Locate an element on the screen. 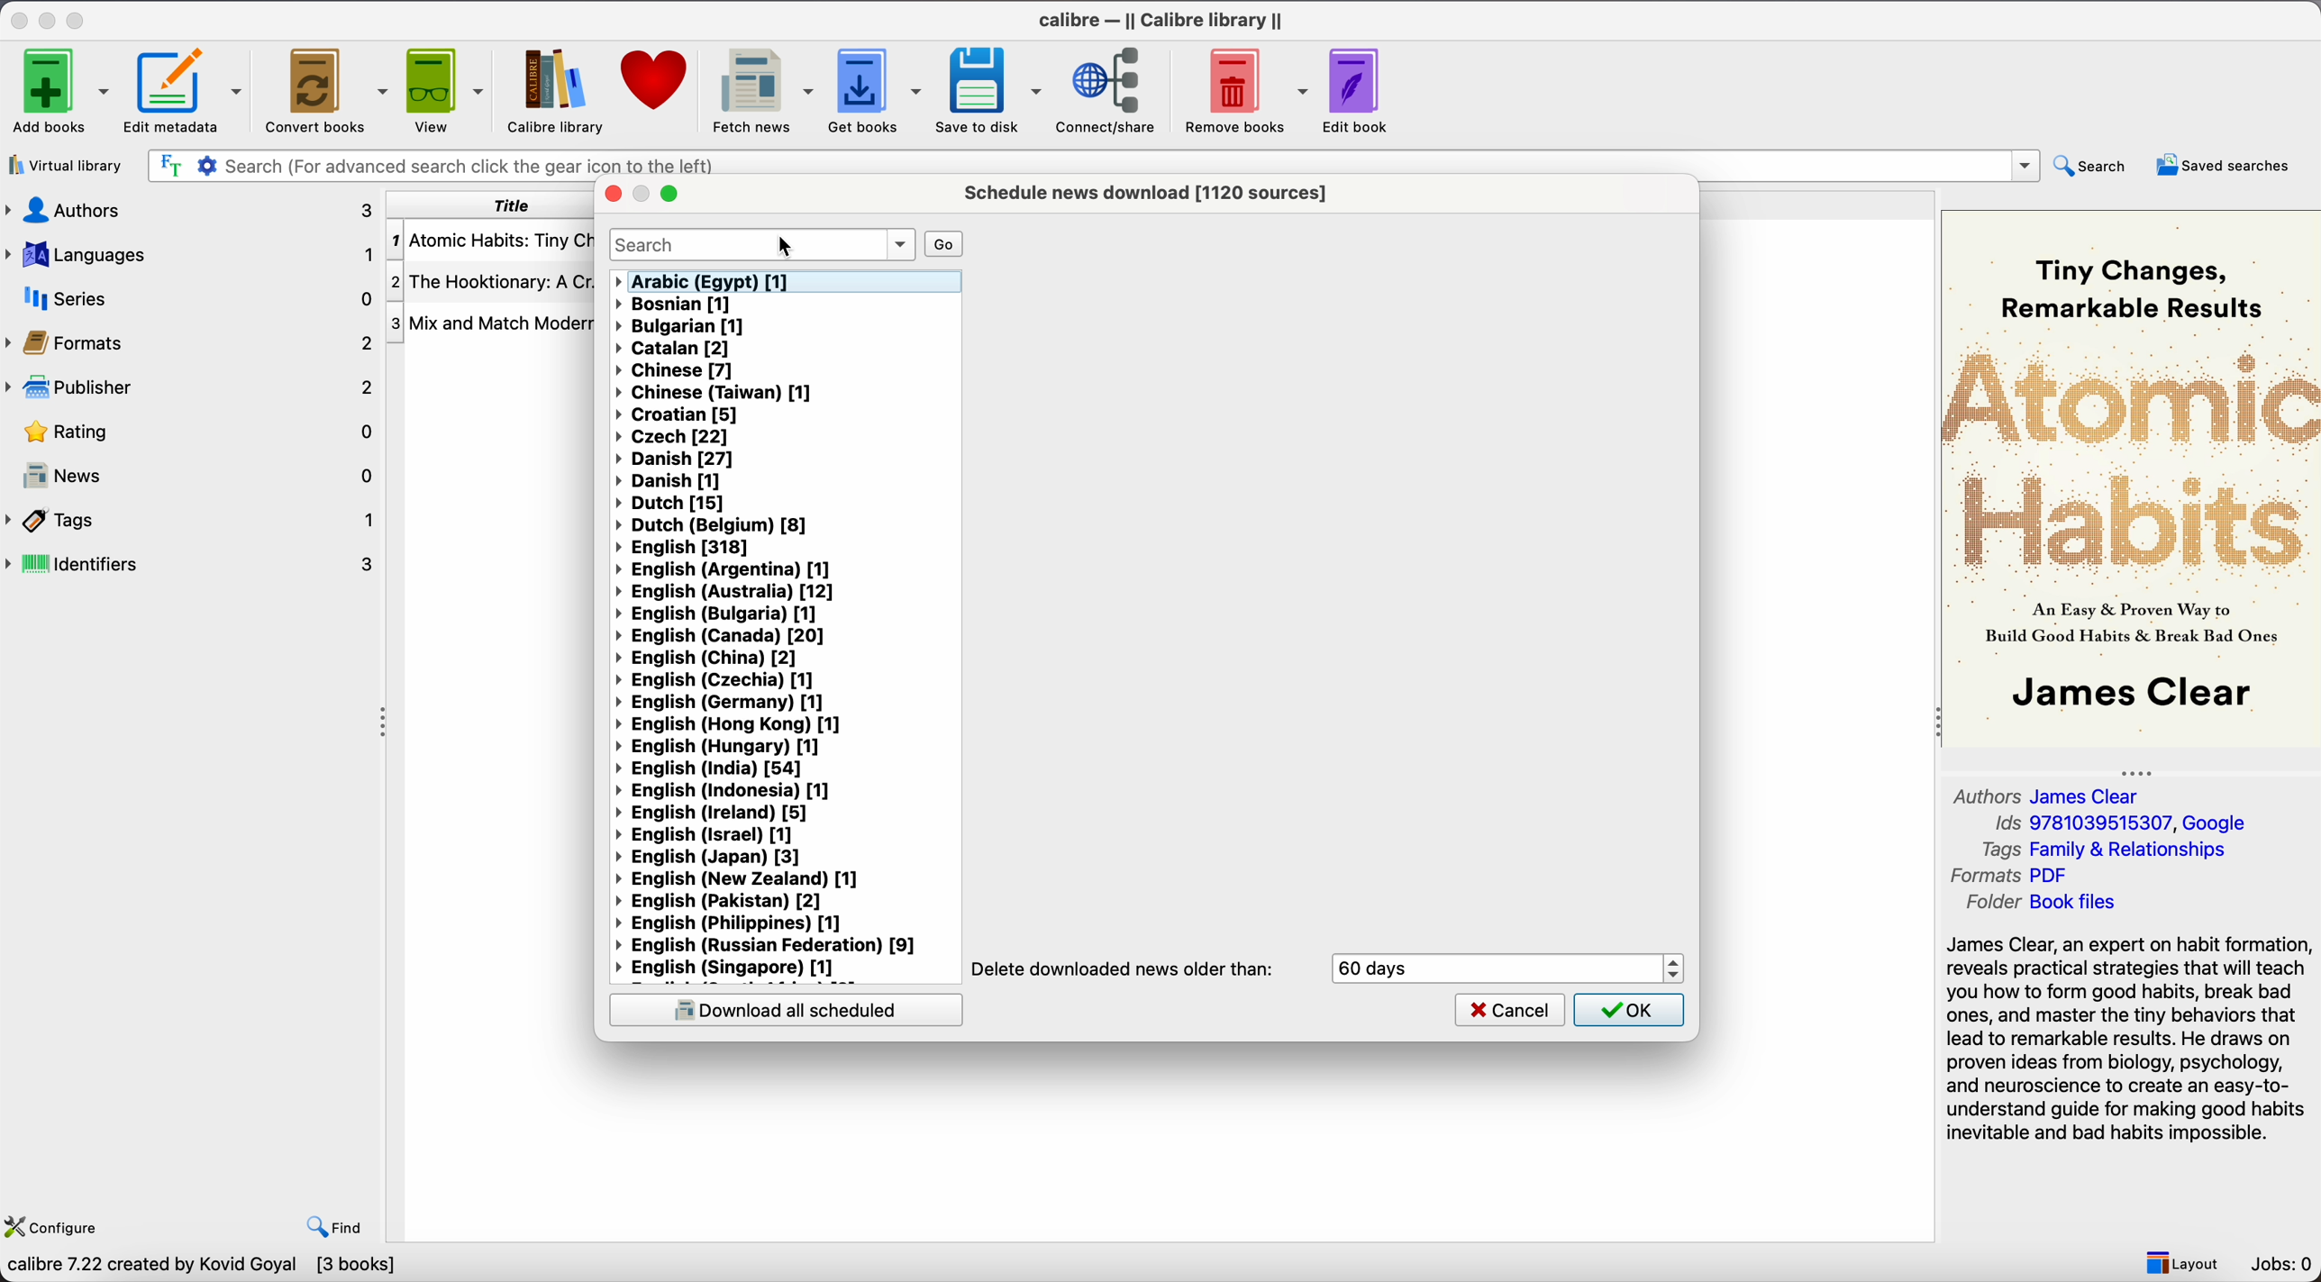 The height and width of the screenshot is (1282, 2321). authors is located at coordinates (192, 211).